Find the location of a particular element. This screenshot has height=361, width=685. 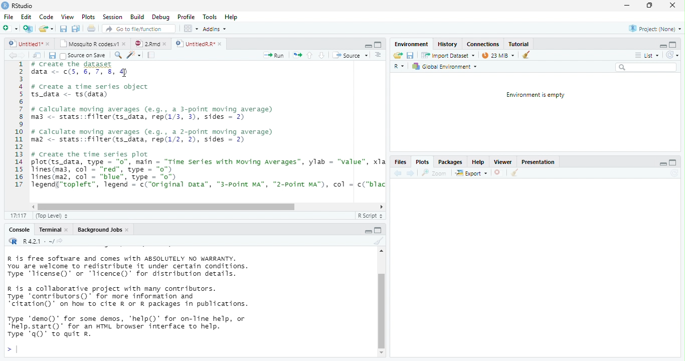

Plots is located at coordinates (89, 17).